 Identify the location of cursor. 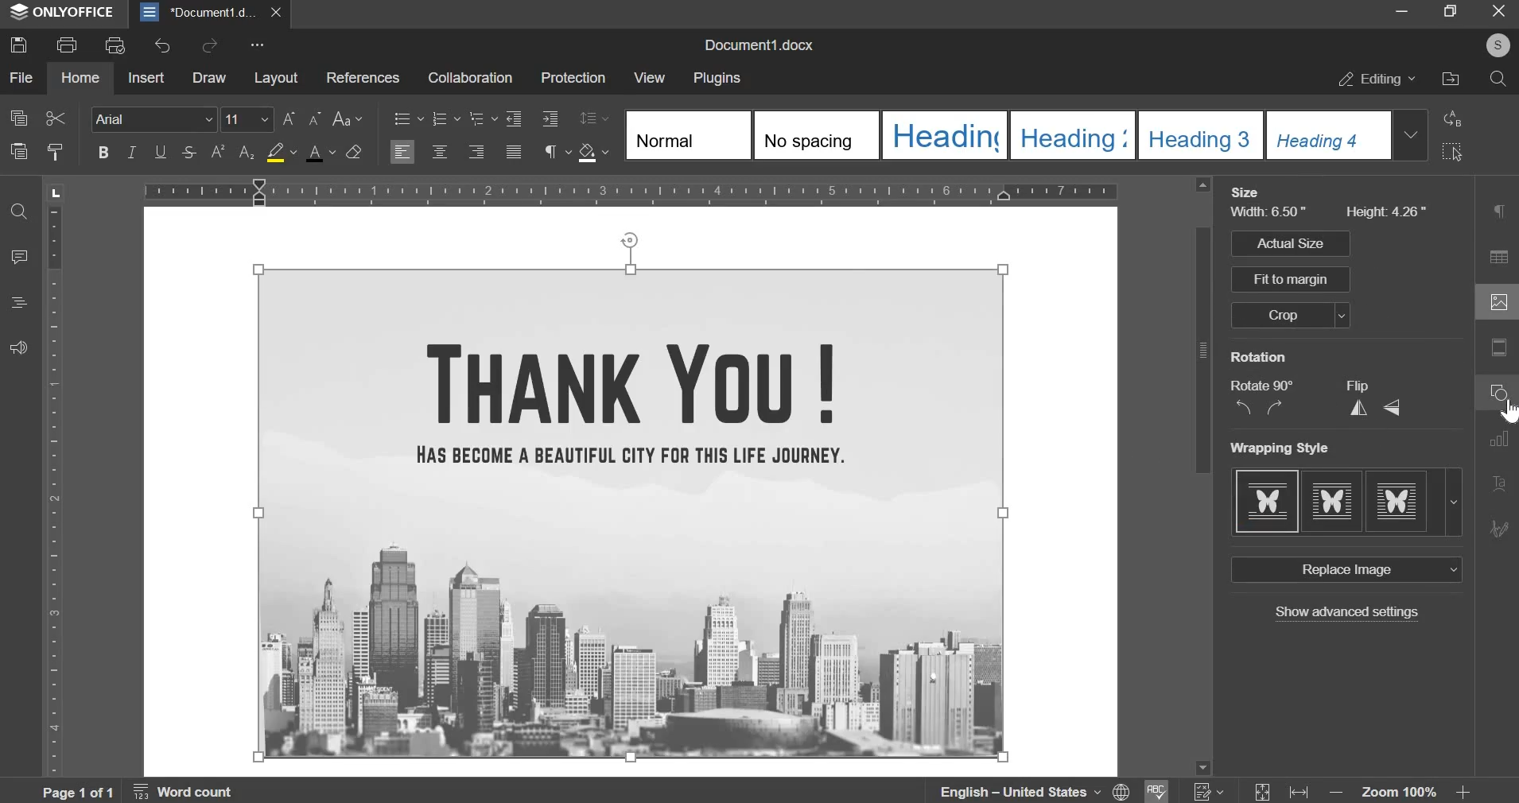
(1506, 413).